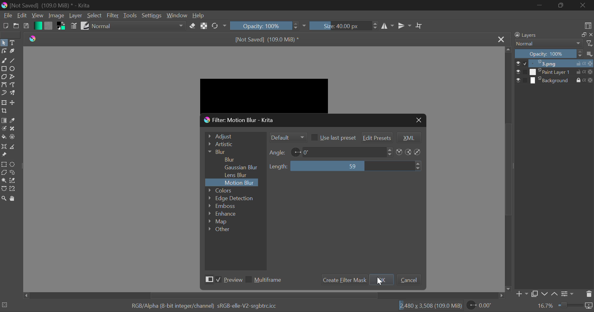 This screenshot has height=312, width=594. What do you see at coordinates (14, 42) in the screenshot?
I see `Text` at bounding box center [14, 42].